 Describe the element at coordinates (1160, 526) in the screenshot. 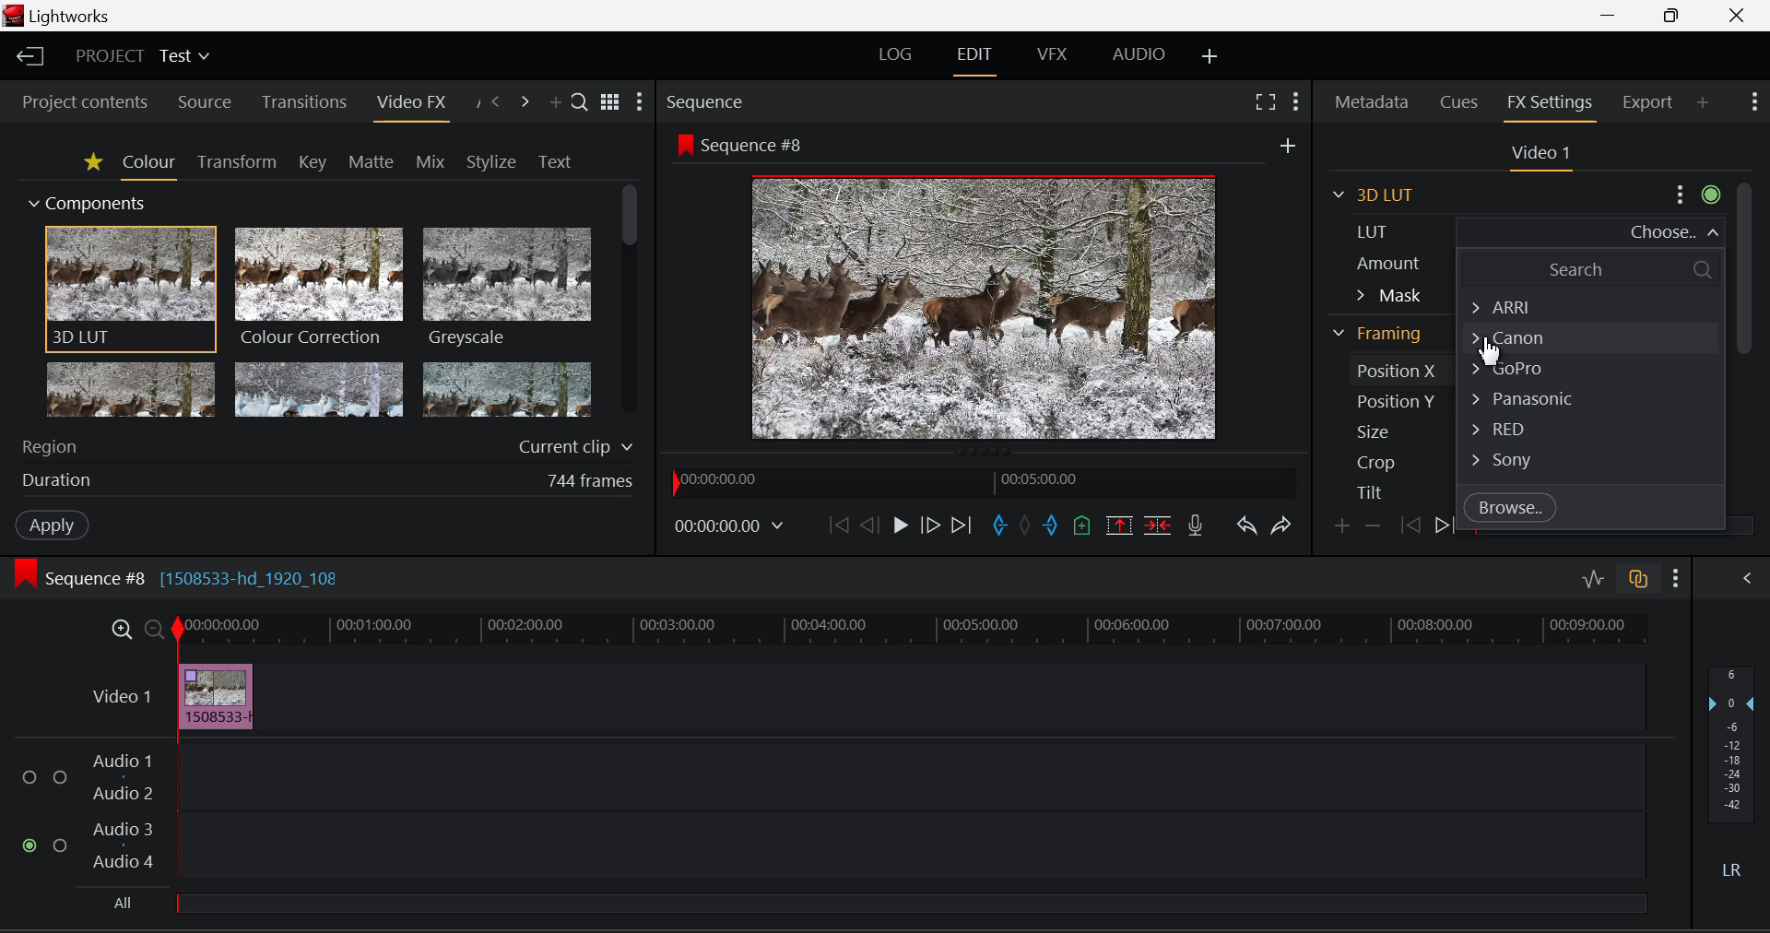

I see `Delete/Cut` at that location.